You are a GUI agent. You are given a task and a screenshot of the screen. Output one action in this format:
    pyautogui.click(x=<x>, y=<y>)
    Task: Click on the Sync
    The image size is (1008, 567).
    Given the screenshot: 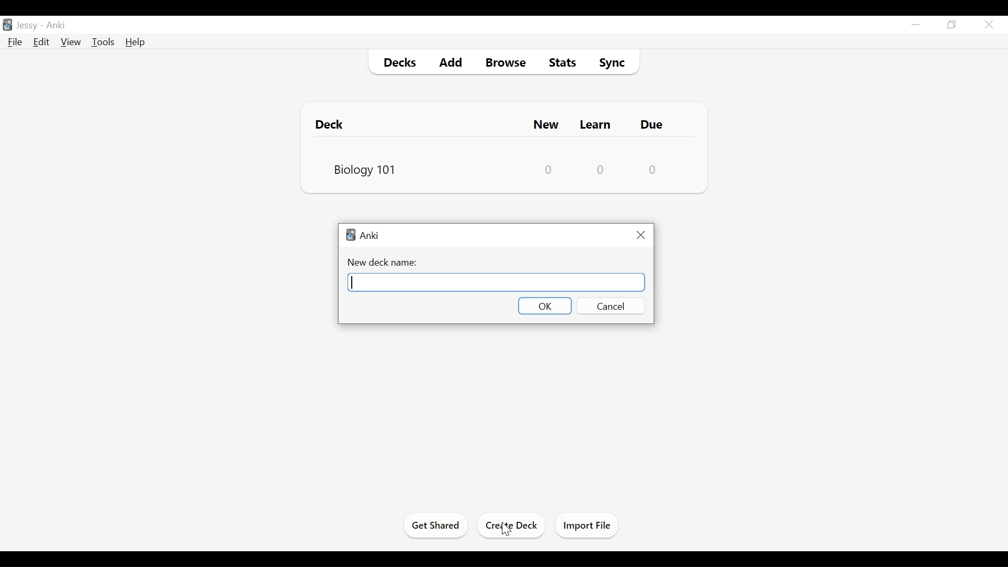 What is the action you would take?
    pyautogui.click(x=613, y=61)
    